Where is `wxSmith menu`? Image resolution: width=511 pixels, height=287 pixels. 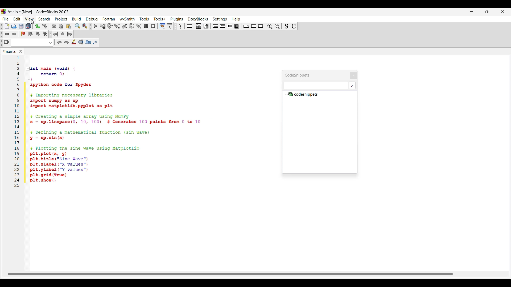 wxSmith menu is located at coordinates (127, 19).